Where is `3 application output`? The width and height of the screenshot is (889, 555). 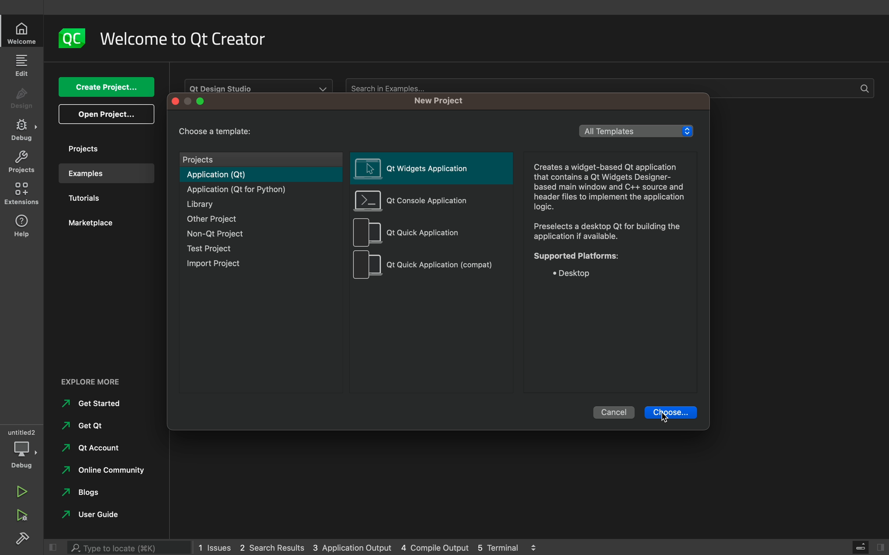
3 application output is located at coordinates (352, 548).